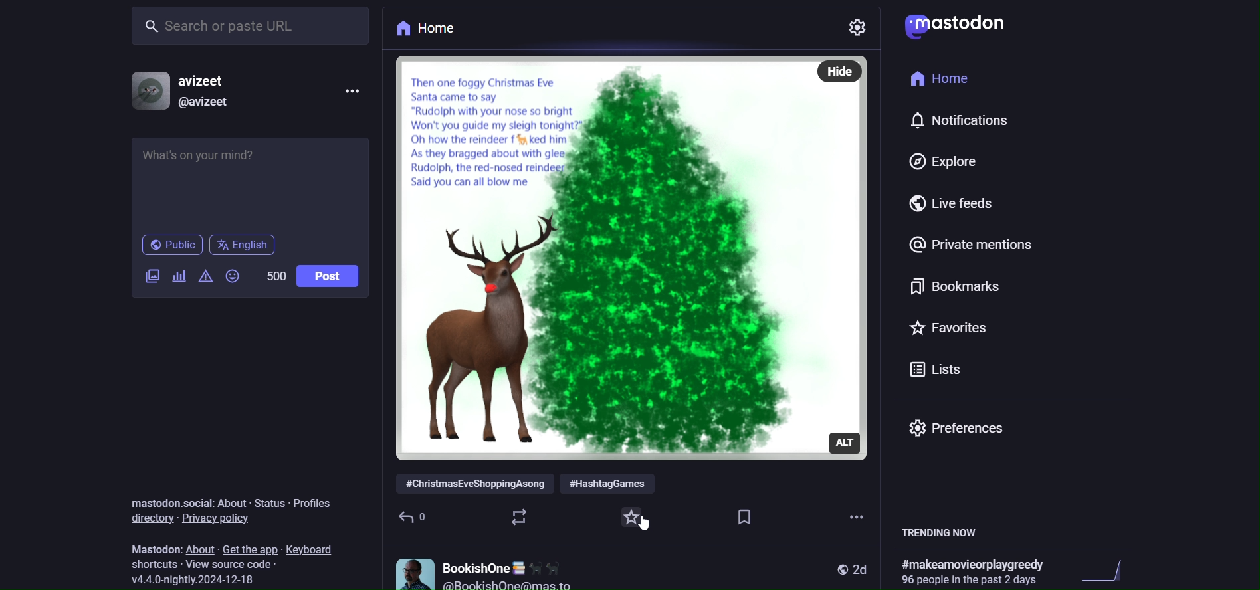  Describe the element at coordinates (518, 516) in the screenshot. I see `boost` at that location.